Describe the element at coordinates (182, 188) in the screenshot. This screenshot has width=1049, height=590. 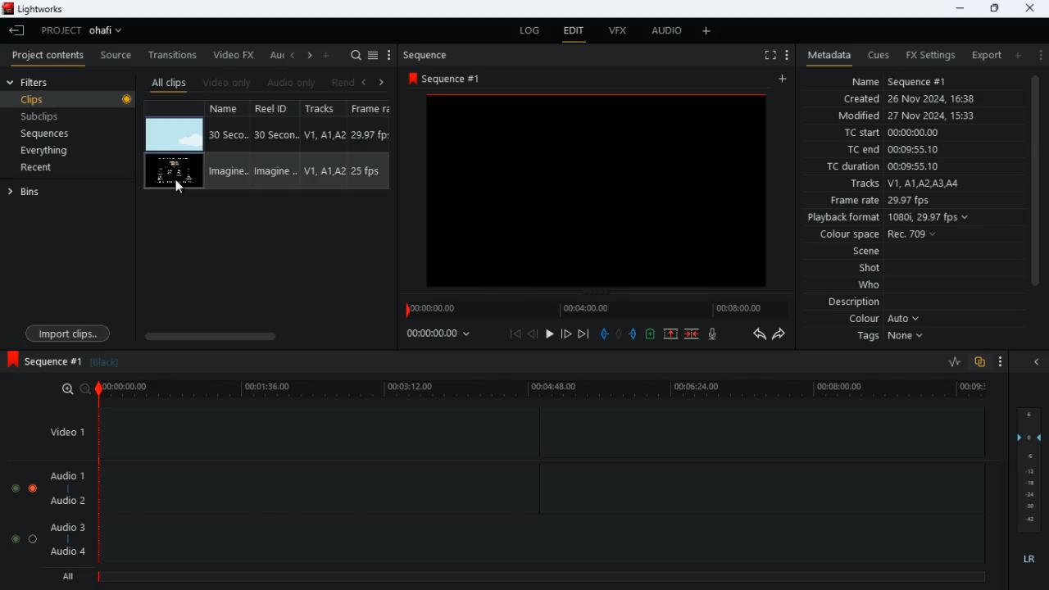
I see `Mouse Cursor` at that location.